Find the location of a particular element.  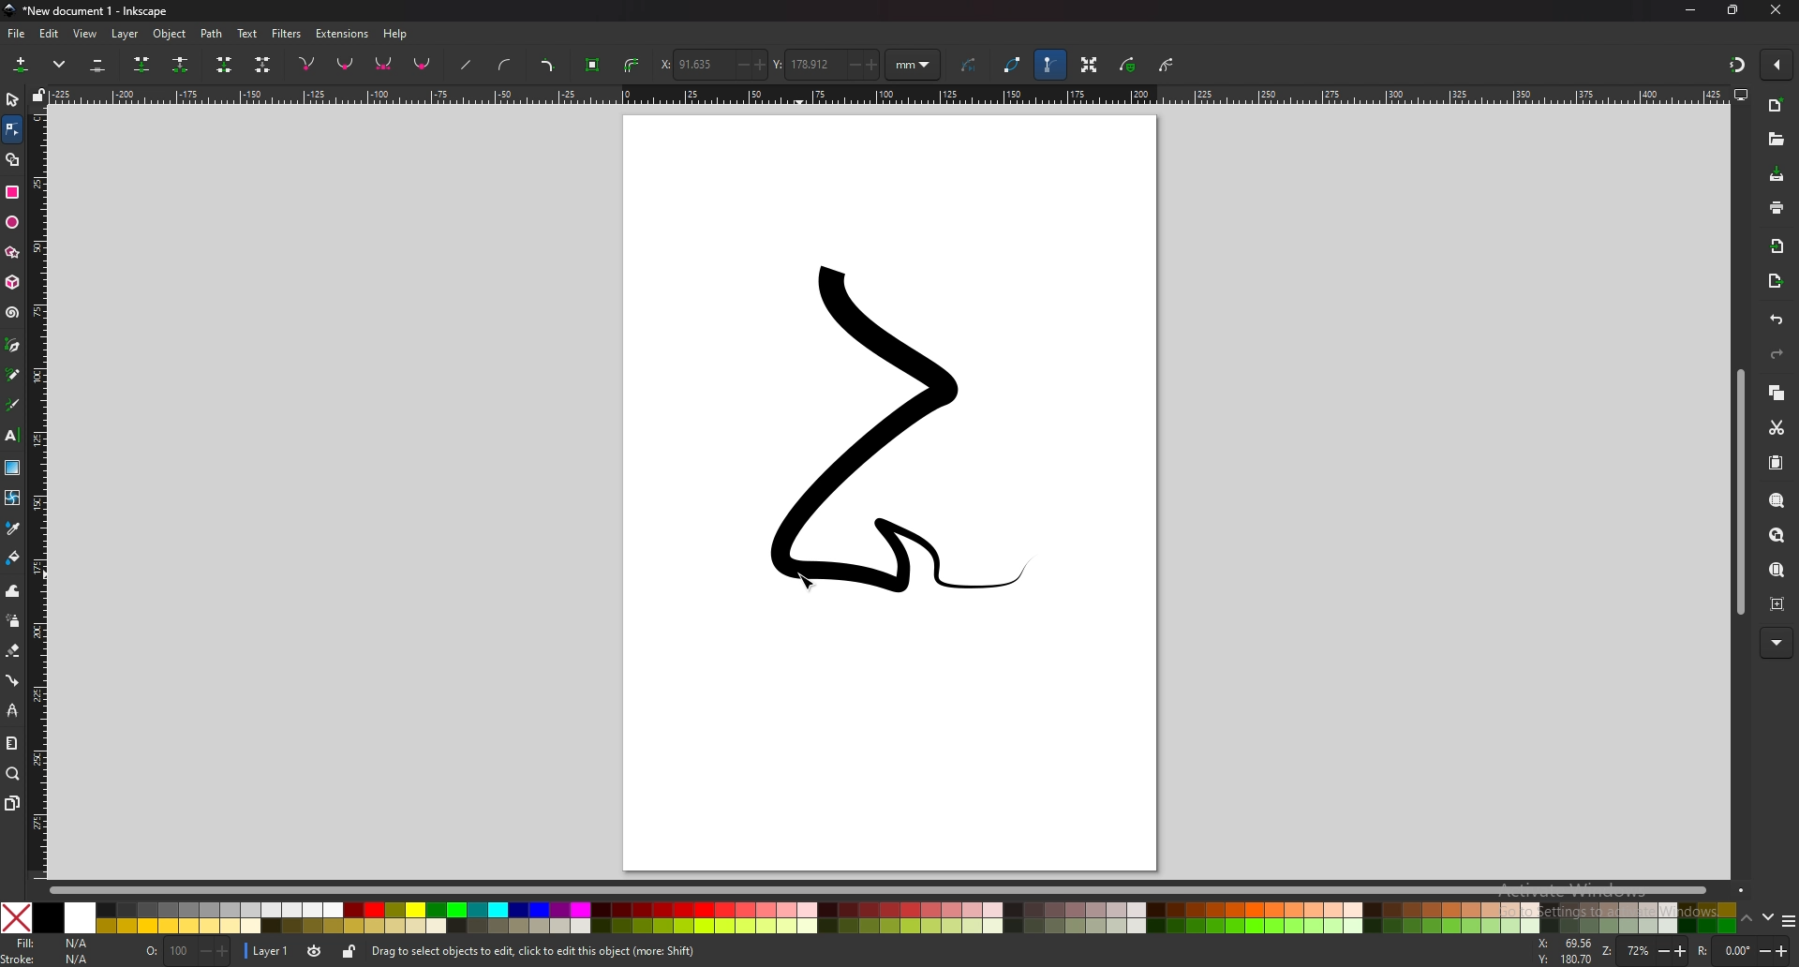

pages is located at coordinates (12, 804).